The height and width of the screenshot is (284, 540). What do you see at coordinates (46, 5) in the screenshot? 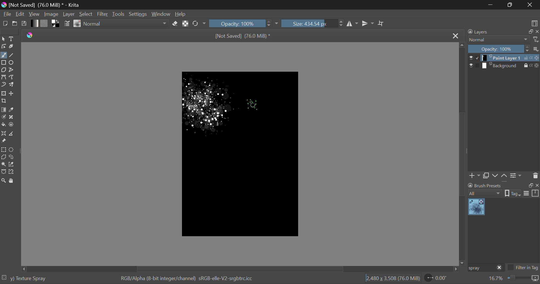
I see `[Not Saved] (69.2 MiB) * - Krita` at bounding box center [46, 5].